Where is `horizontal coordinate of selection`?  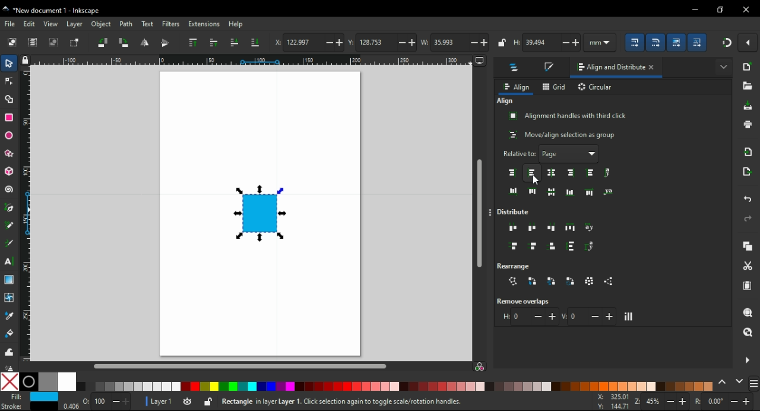 horizontal coordinate of selection is located at coordinates (308, 43).